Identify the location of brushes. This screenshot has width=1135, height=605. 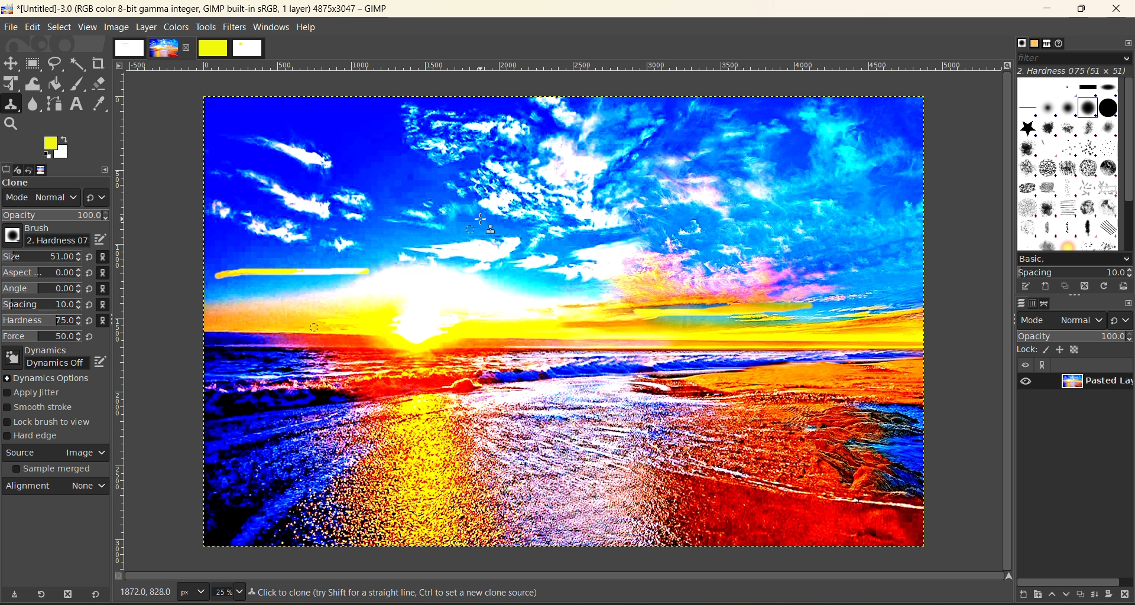
(1067, 163).